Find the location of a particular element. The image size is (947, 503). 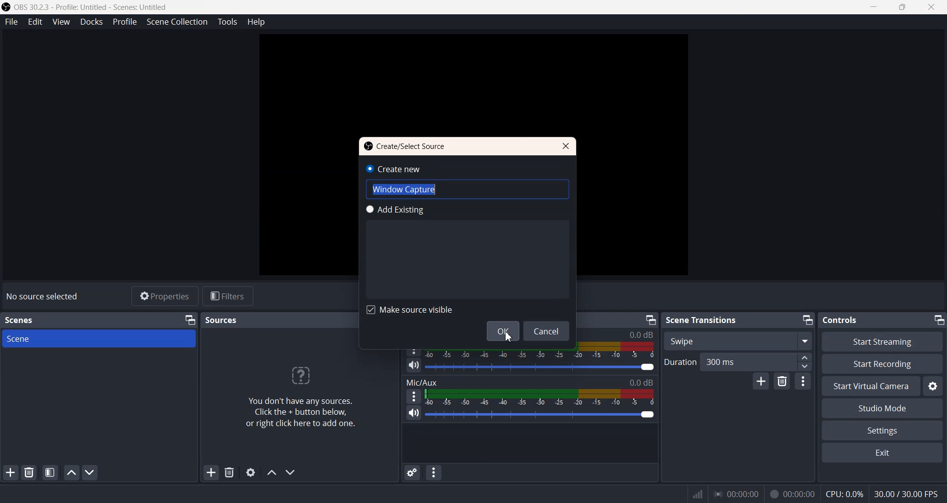

Signals is located at coordinates (693, 494).